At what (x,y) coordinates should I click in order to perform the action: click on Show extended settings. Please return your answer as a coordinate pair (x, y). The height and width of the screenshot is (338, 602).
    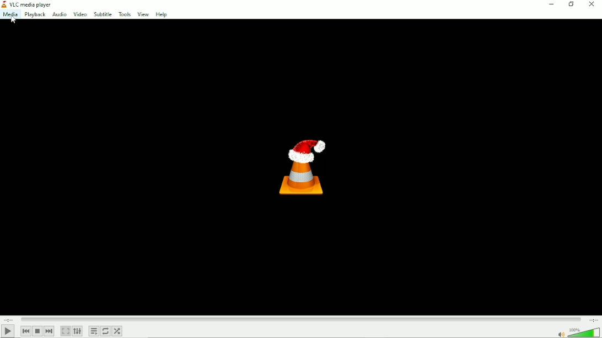
    Looking at the image, I should click on (77, 331).